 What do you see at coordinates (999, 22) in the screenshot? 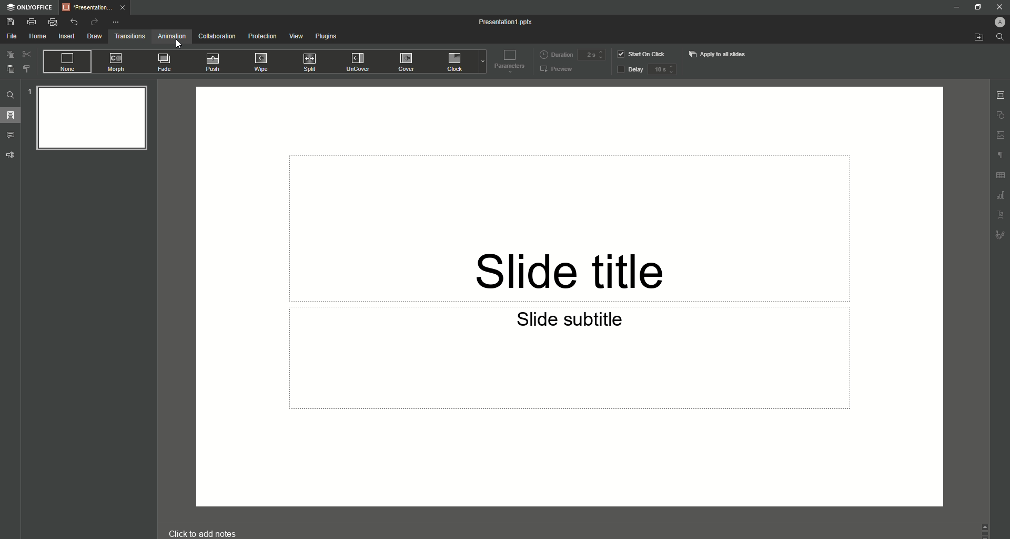
I see `Profile` at bounding box center [999, 22].